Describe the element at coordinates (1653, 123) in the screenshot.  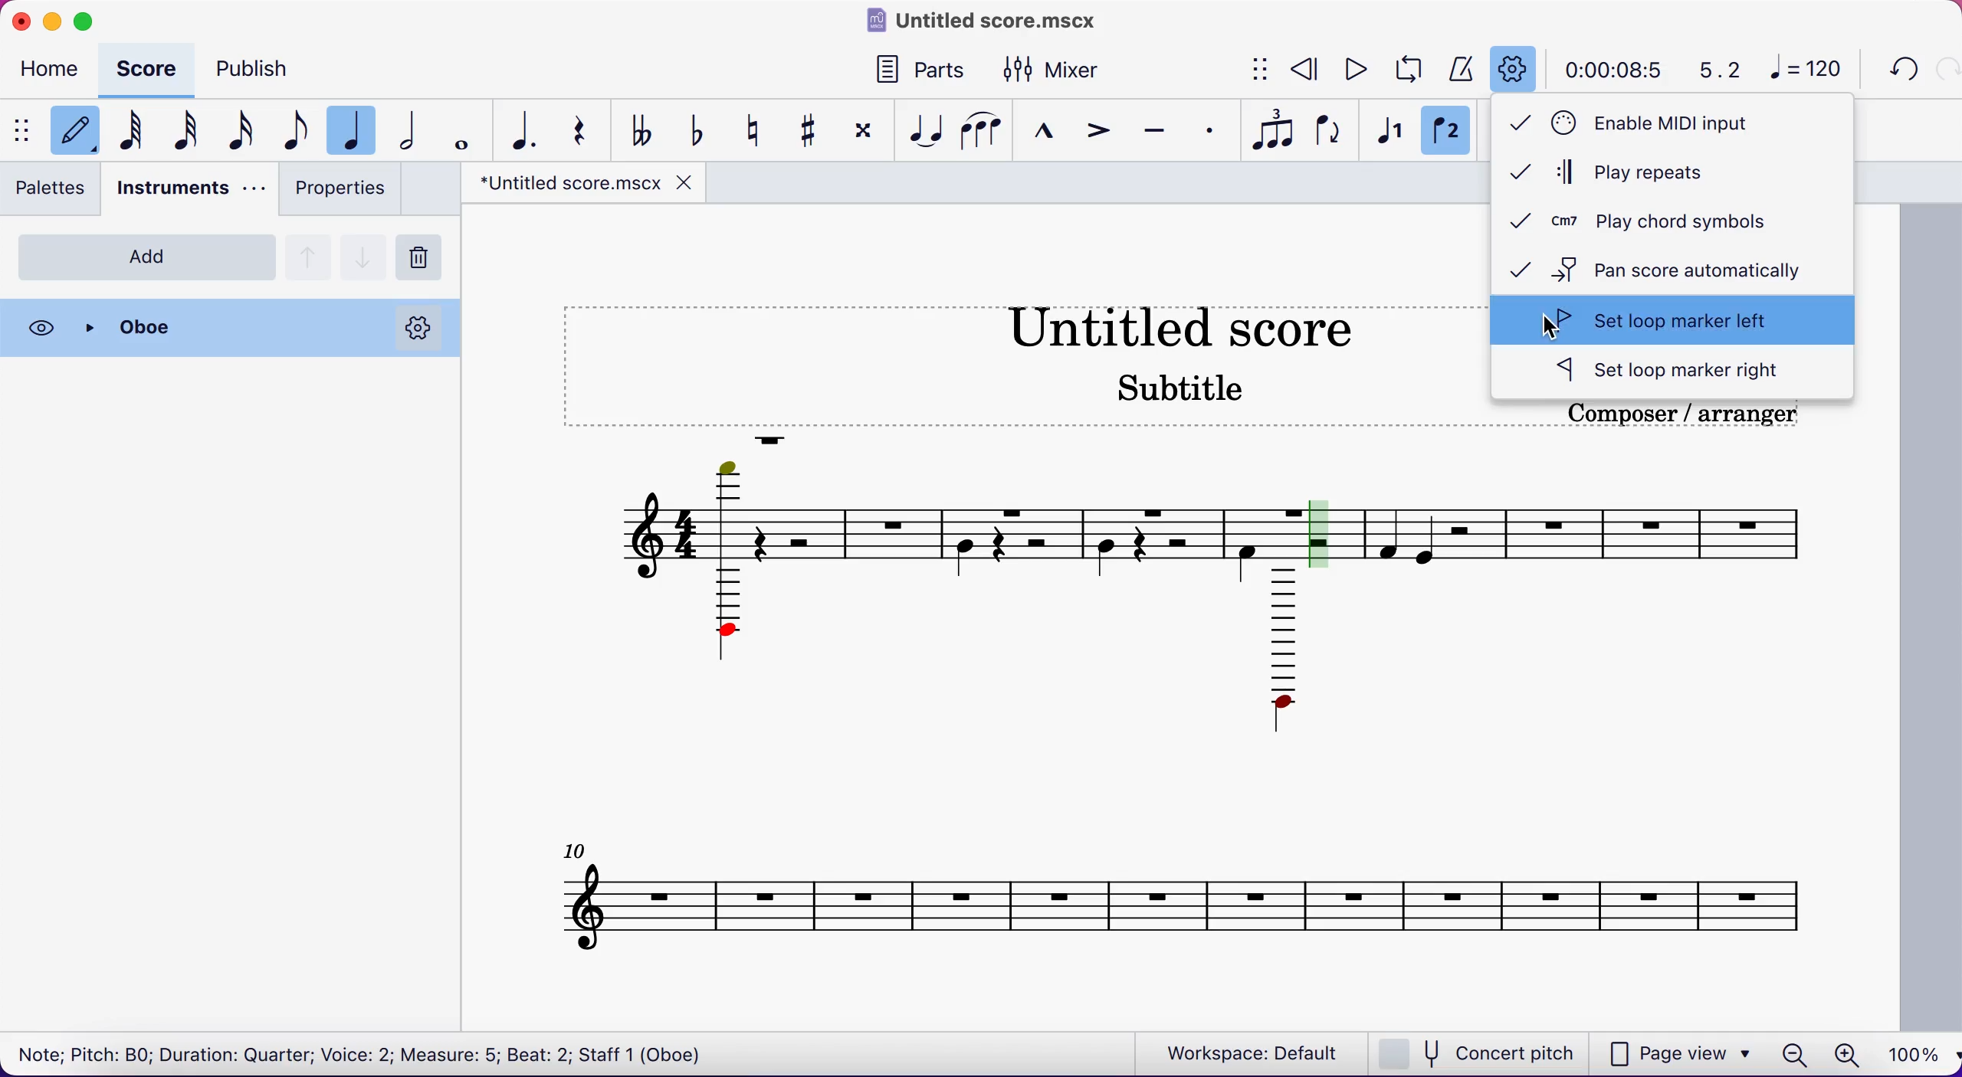
I see `enable midi input` at that location.